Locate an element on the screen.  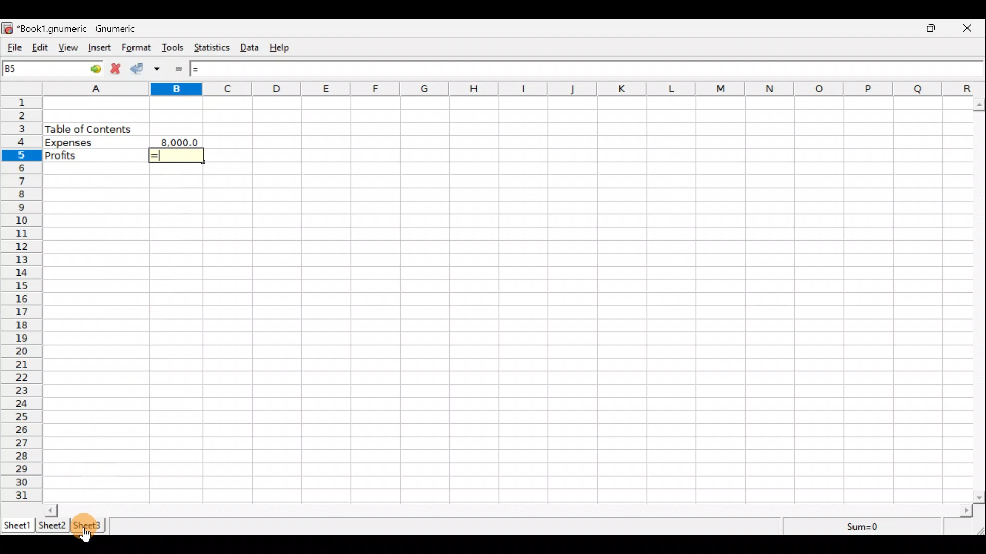
8,000.0 is located at coordinates (181, 141).